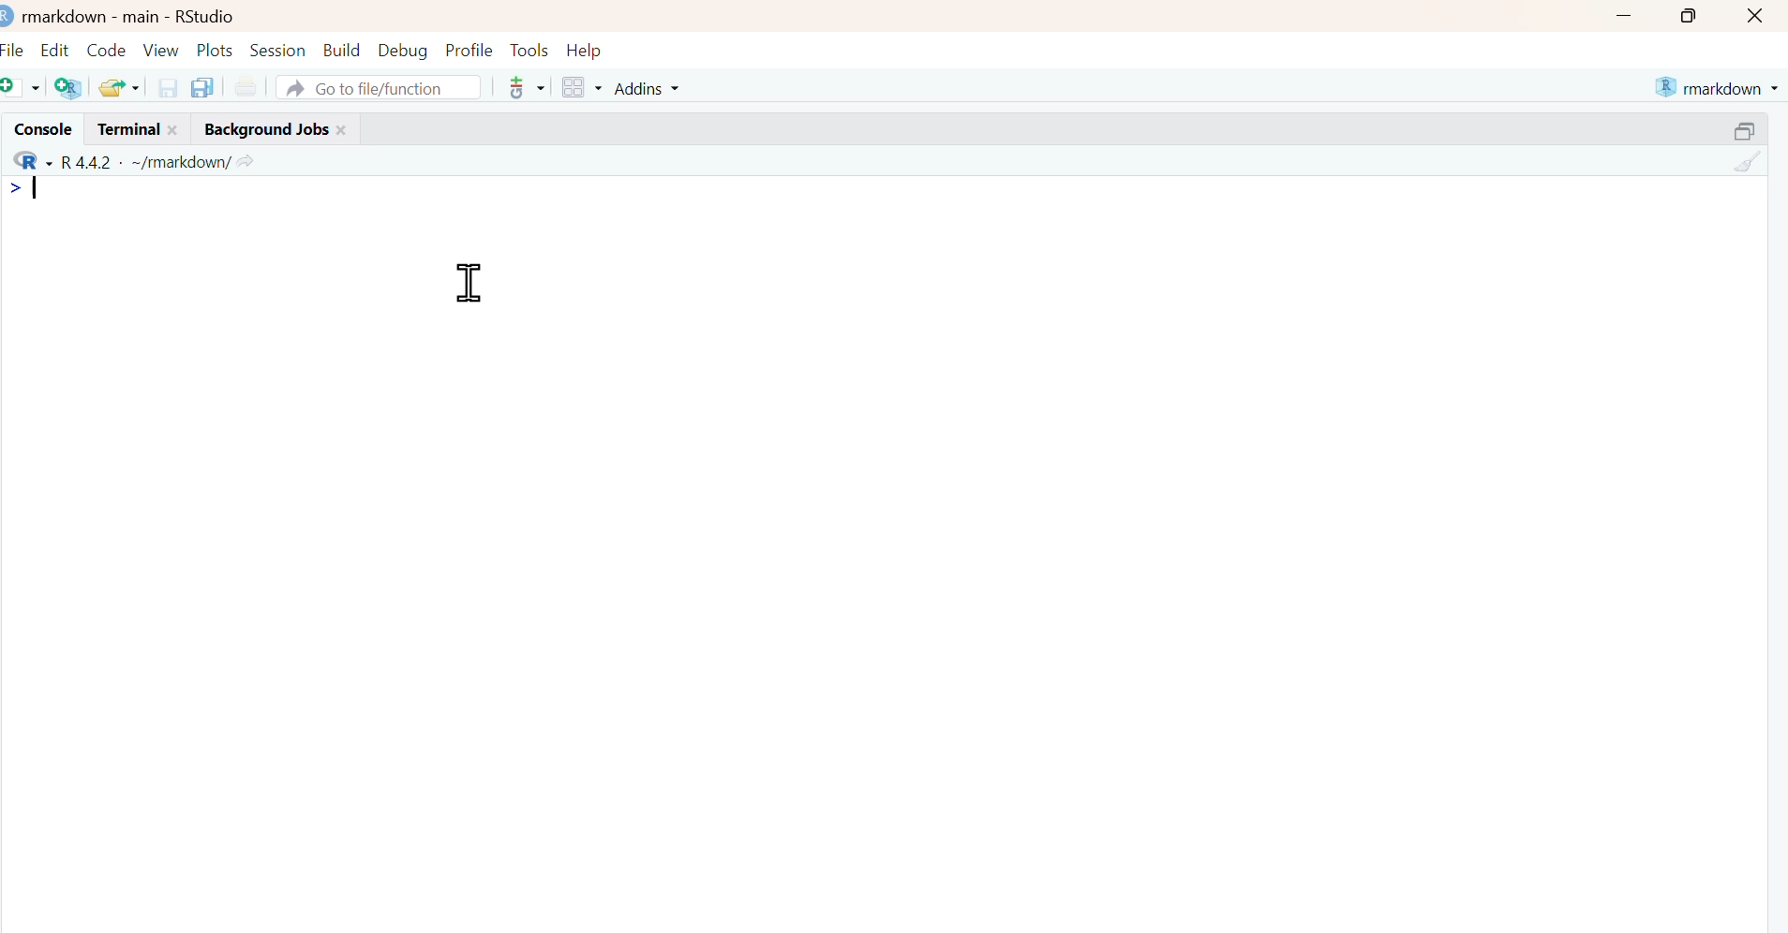 The image size is (1788, 933). Describe the element at coordinates (403, 48) in the screenshot. I see `Debug` at that location.